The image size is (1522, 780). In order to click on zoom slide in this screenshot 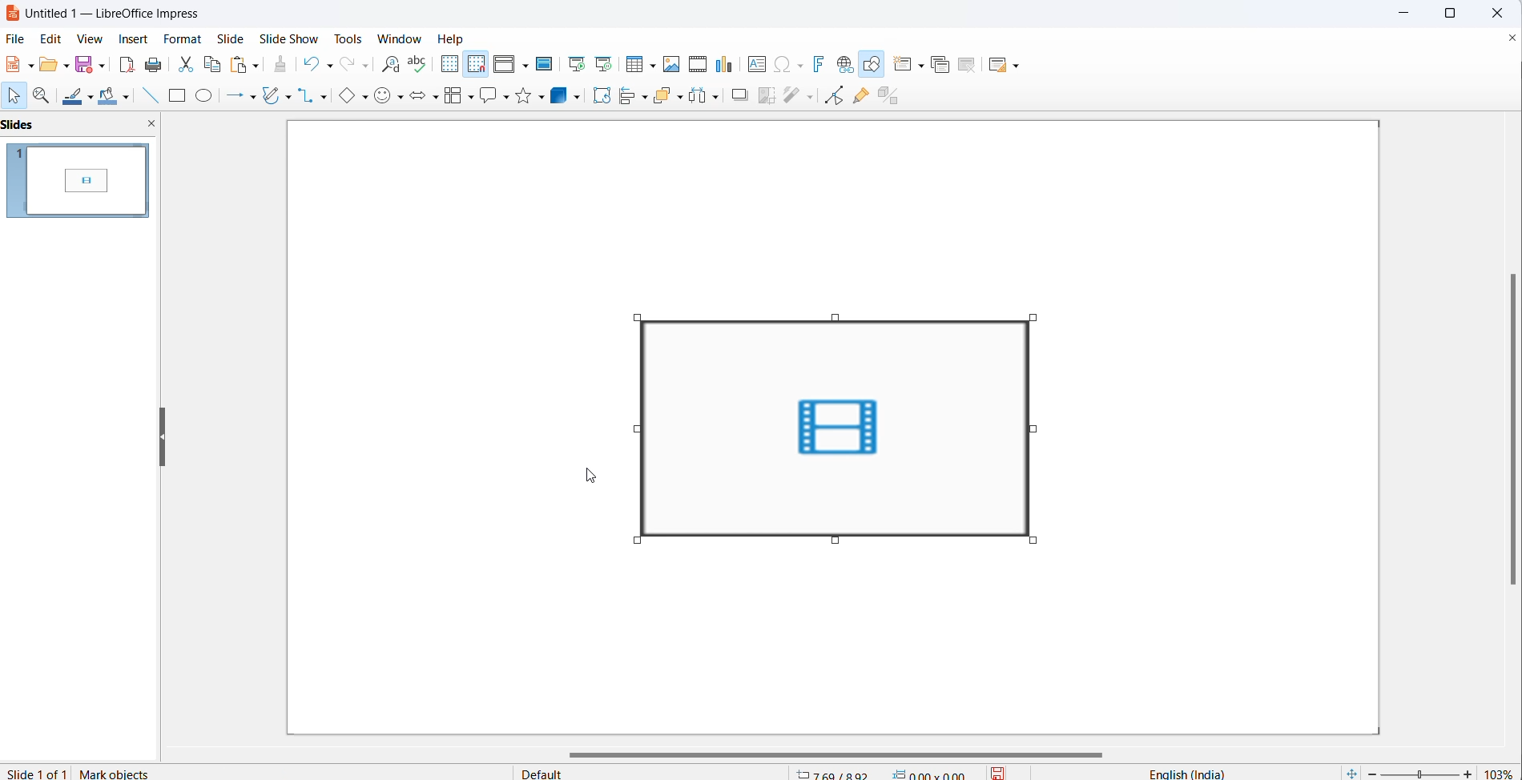, I will do `click(1422, 773)`.